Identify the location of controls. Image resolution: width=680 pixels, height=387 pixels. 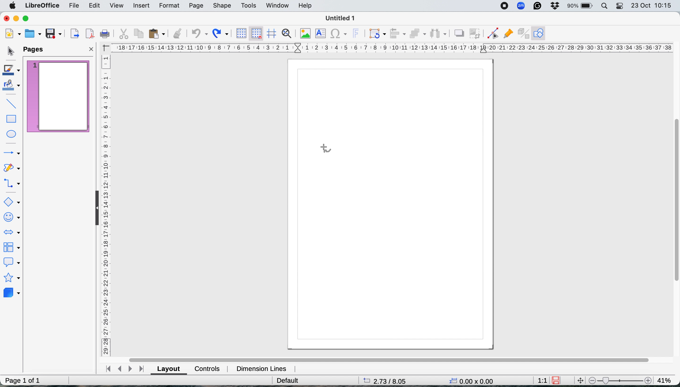
(207, 369).